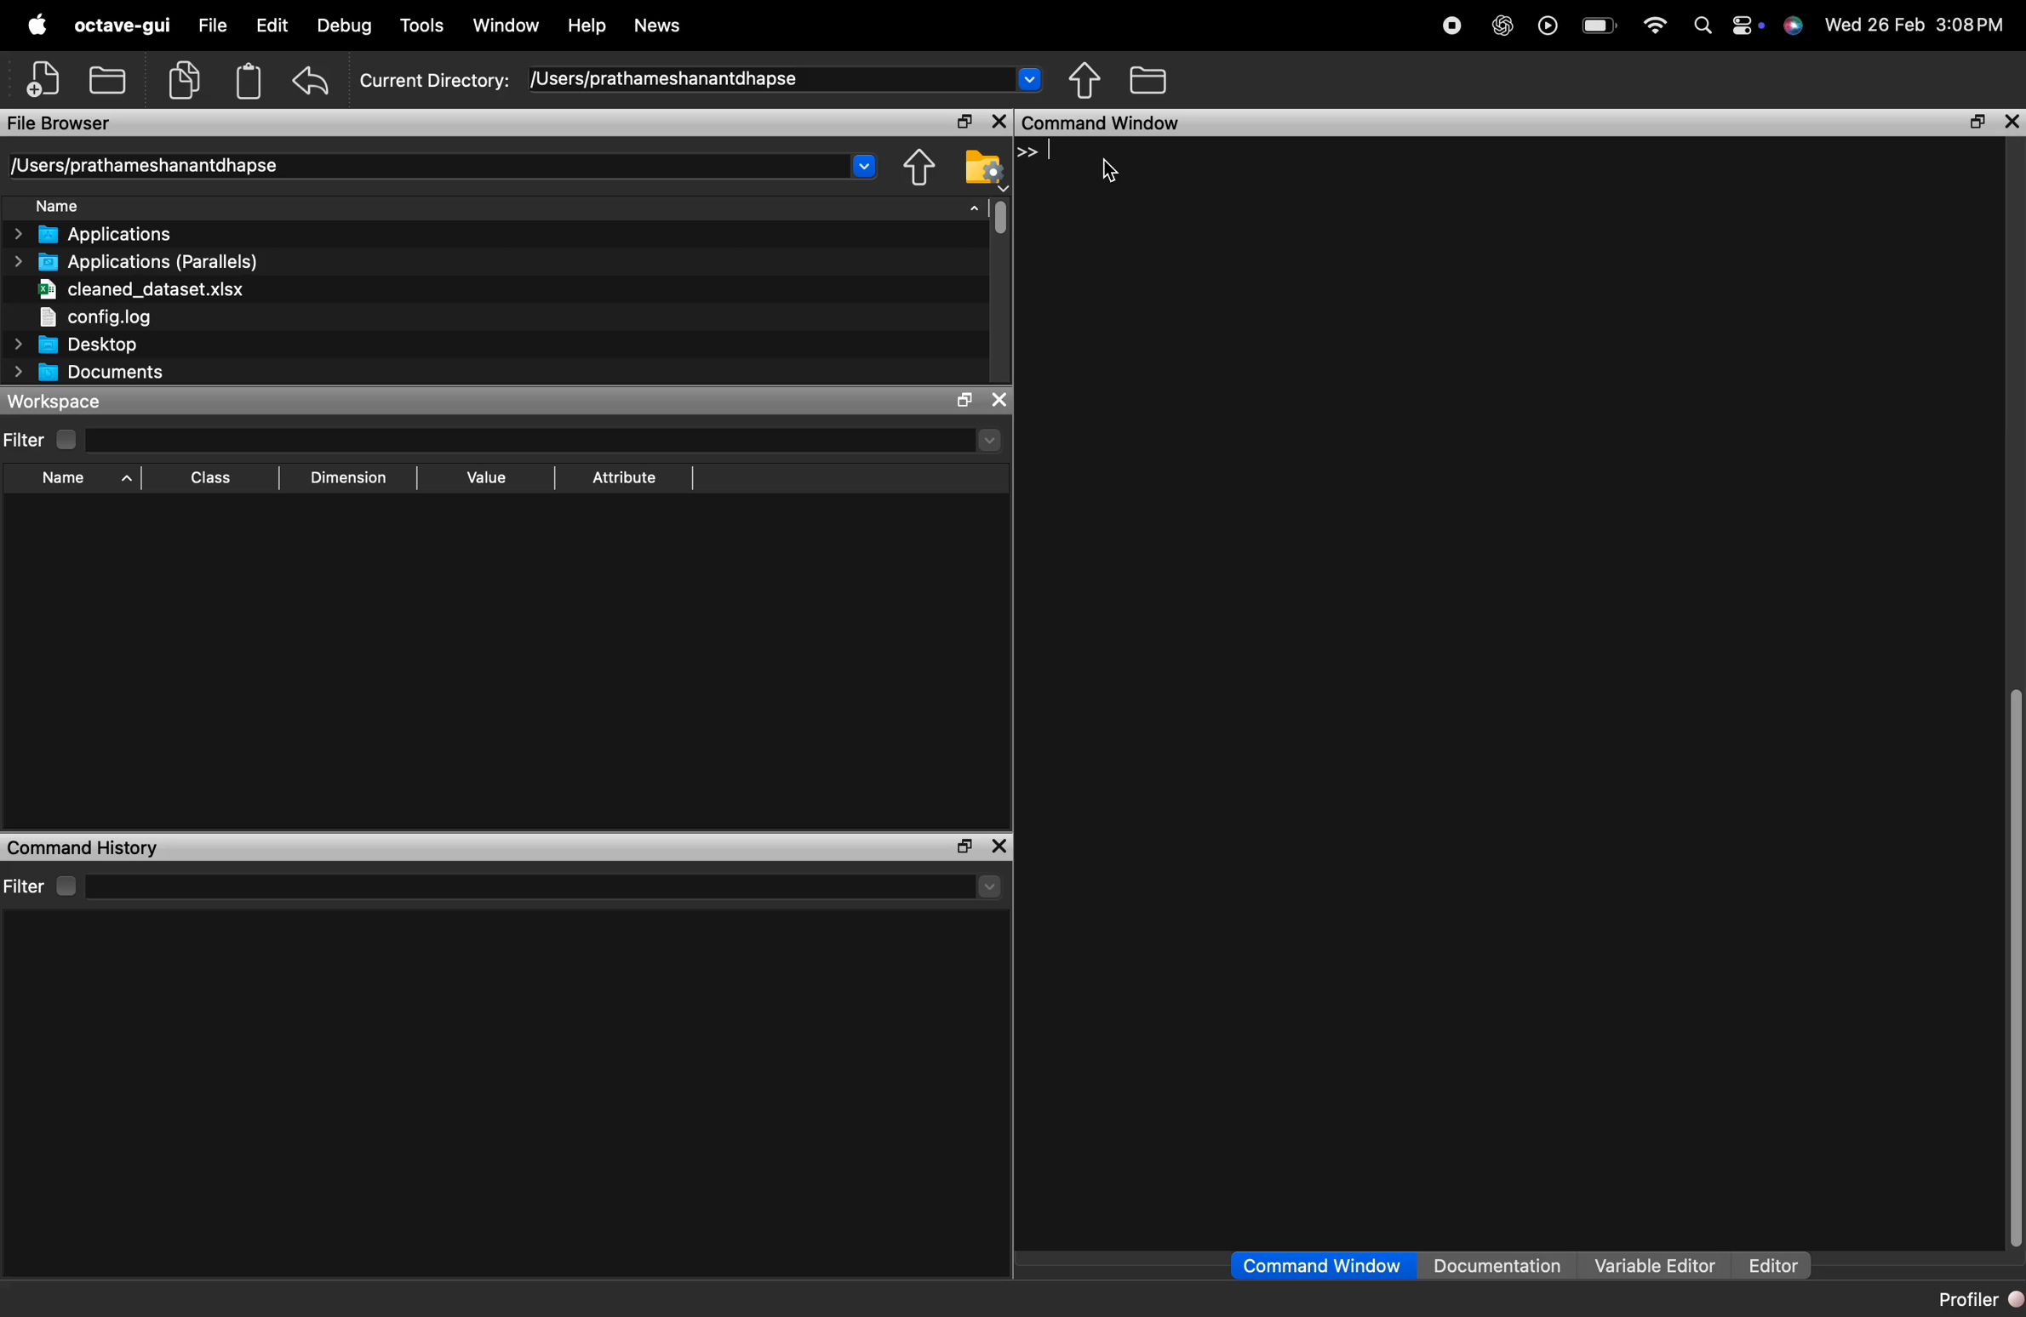 The image size is (2026, 1317). Describe the element at coordinates (2013, 967) in the screenshot. I see `vertical scrollbar` at that location.